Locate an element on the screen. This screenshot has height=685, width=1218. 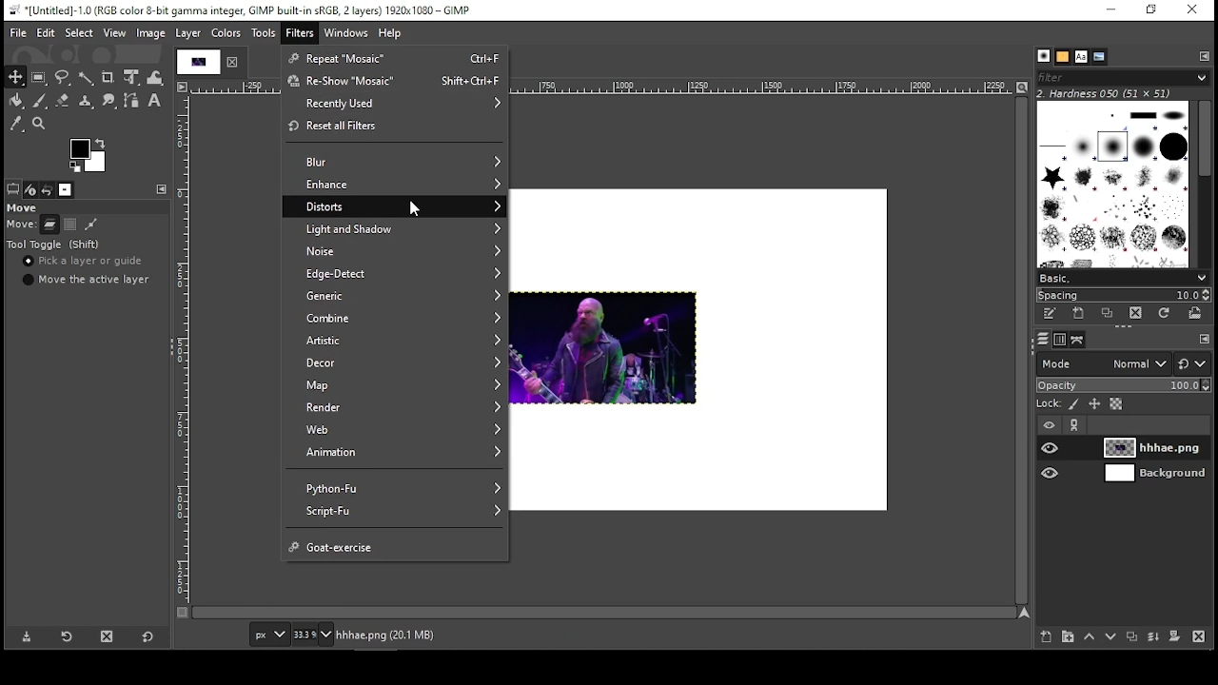
*[Untitled]-10.0 (RGB color 8-bit gamma integer, GIMP built-in sRGB, 2 layers) 1920x1080 — GIMP is located at coordinates (241, 10).